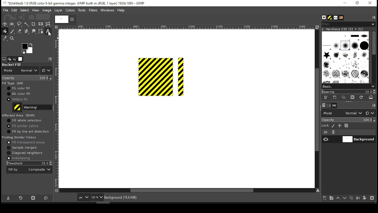 The width and height of the screenshot is (378, 213). I want to click on color, so click(70, 10).